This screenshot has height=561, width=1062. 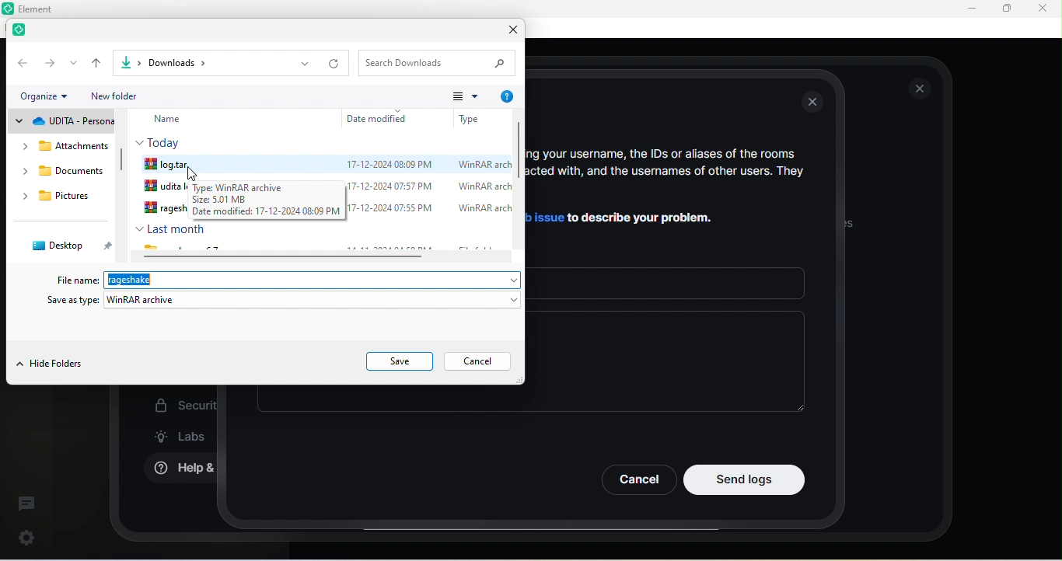 What do you see at coordinates (519, 183) in the screenshot?
I see `vertical scroll bar` at bounding box center [519, 183].